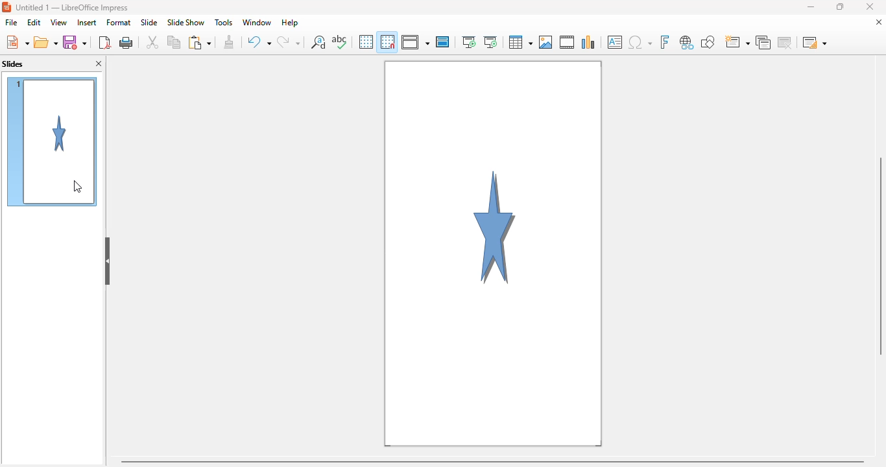  Describe the element at coordinates (53, 143) in the screenshot. I see `slide 1` at that location.